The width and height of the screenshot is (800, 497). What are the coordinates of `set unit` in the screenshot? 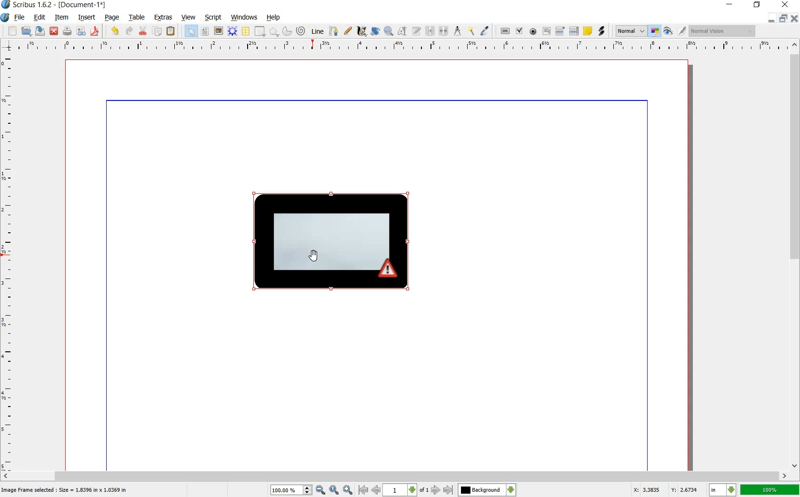 It's located at (722, 490).